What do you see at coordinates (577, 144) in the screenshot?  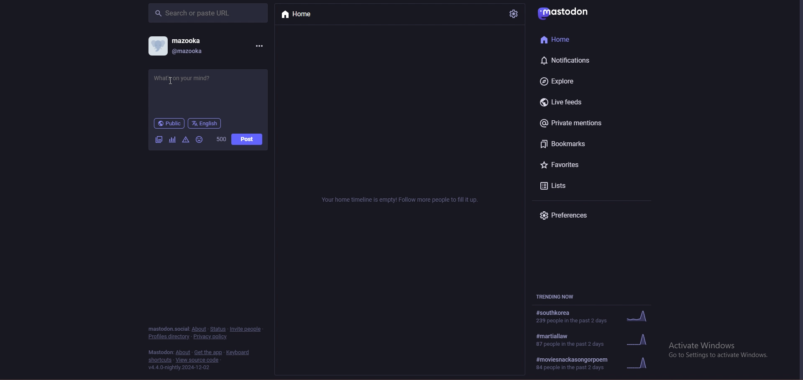 I see `bookmarks` at bounding box center [577, 144].